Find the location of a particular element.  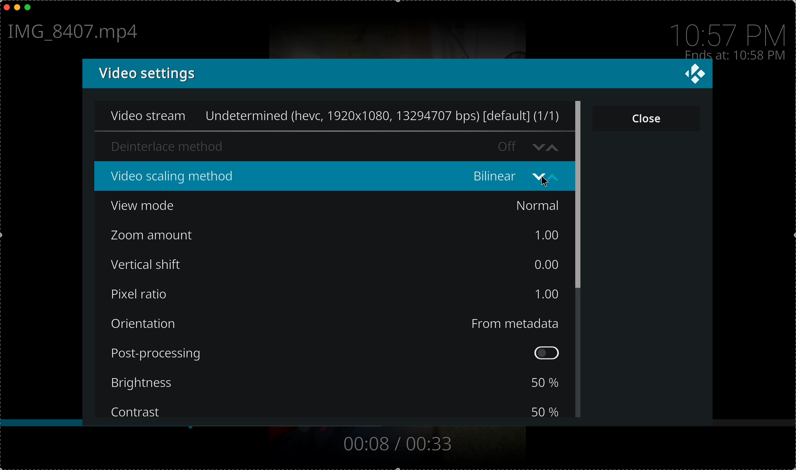

video scaling method  Bilinear is located at coordinates (308, 174).